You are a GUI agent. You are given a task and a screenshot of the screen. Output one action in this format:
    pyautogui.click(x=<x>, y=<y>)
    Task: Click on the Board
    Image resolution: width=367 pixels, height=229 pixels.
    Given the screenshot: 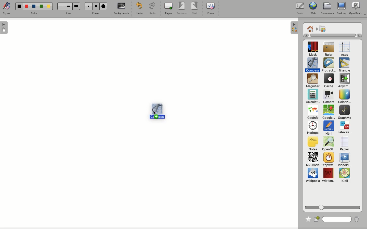 What is the action you would take?
    pyautogui.click(x=300, y=8)
    